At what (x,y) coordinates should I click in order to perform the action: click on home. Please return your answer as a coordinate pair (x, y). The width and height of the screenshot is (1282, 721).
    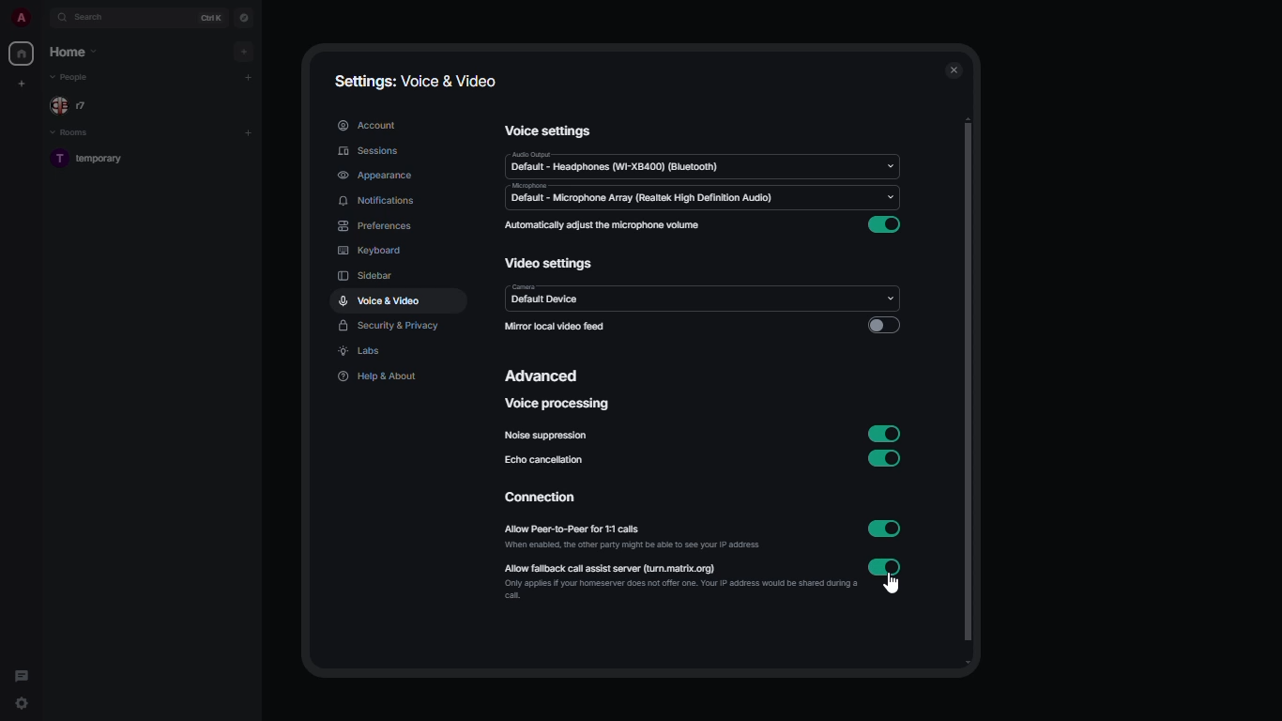
    Looking at the image, I should click on (23, 54).